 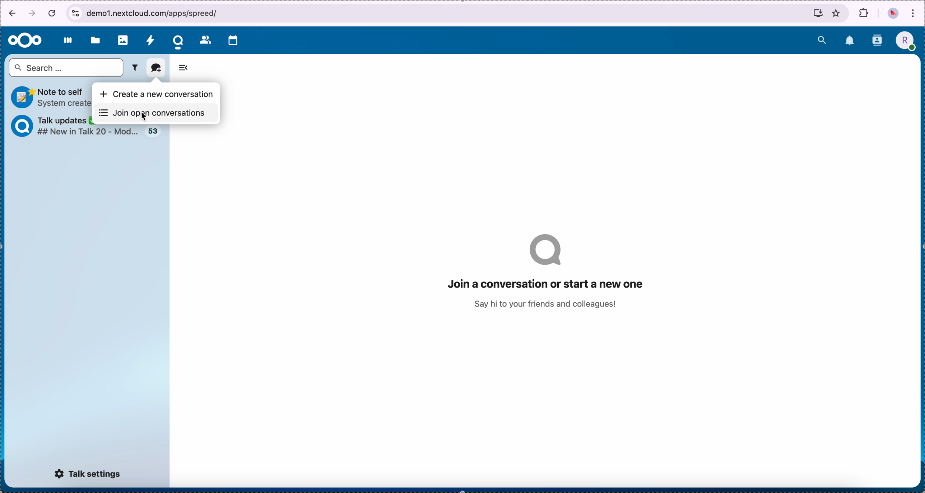 I want to click on profile picture, so click(x=893, y=13).